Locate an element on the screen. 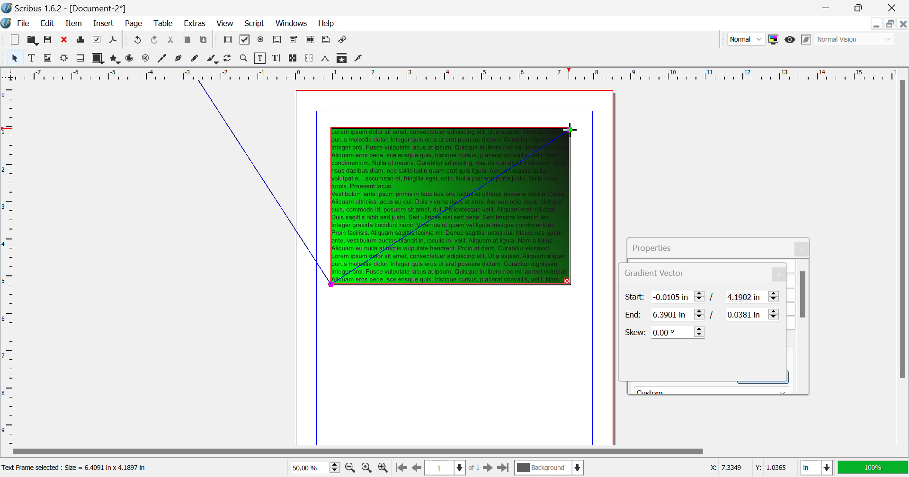 This screenshot has height=477, width=909. Restore Down is located at coordinates (877, 24).